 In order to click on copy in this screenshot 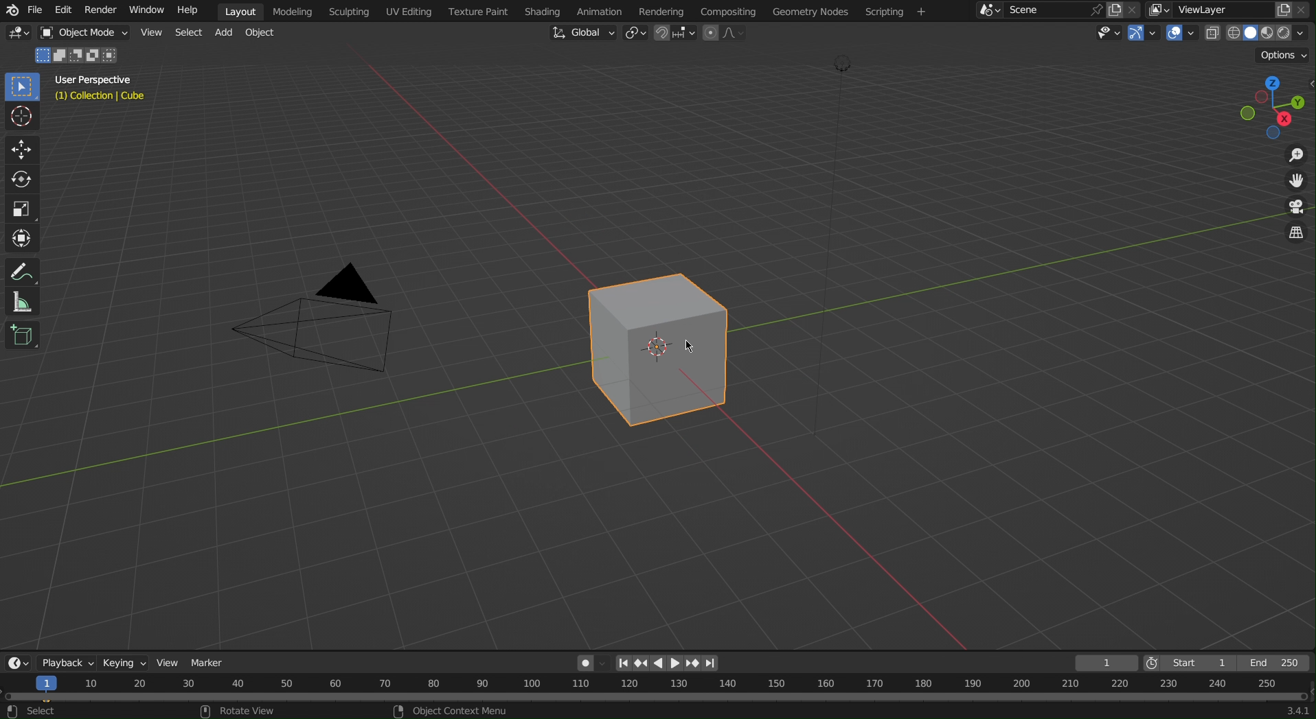, I will do `click(1115, 10)`.